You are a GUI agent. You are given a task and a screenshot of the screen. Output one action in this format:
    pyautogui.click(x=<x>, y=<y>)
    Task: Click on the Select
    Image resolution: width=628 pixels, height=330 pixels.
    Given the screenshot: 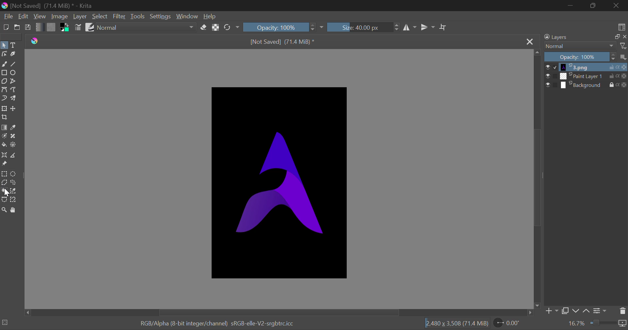 What is the action you would take?
    pyautogui.click(x=4, y=45)
    